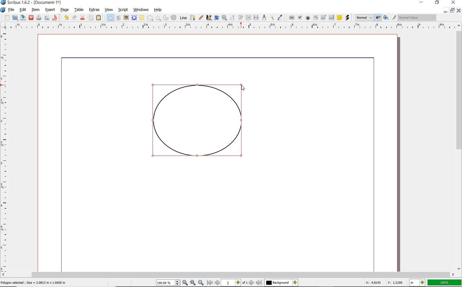  I want to click on EDIT CONTENTS OF FRAME, so click(232, 17).